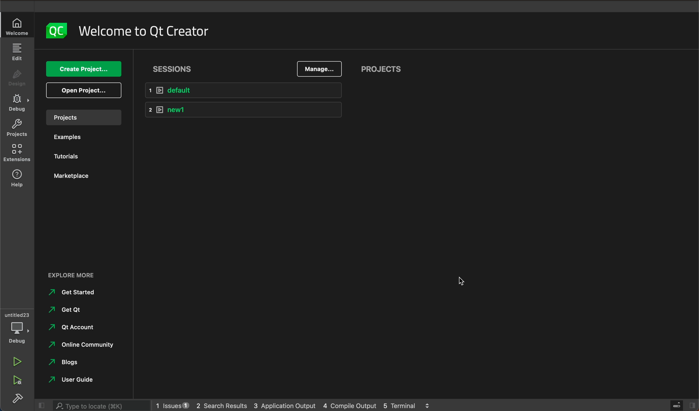  Describe the element at coordinates (350, 405) in the screenshot. I see `compile output` at that location.